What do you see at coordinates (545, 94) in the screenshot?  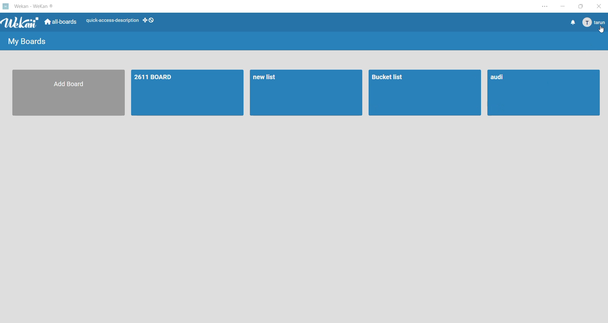 I see `audi` at bounding box center [545, 94].